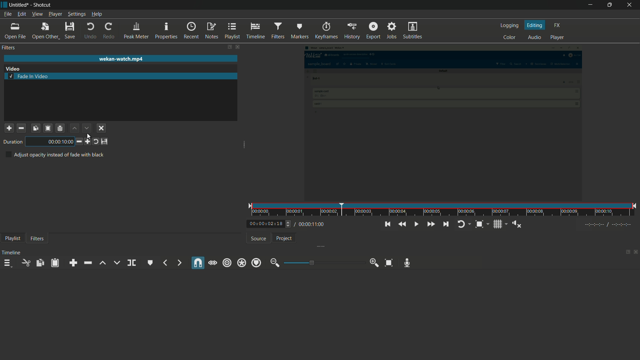 The image size is (640, 360). What do you see at coordinates (438, 121) in the screenshot?
I see `filter applied to video` at bounding box center [438, 121].